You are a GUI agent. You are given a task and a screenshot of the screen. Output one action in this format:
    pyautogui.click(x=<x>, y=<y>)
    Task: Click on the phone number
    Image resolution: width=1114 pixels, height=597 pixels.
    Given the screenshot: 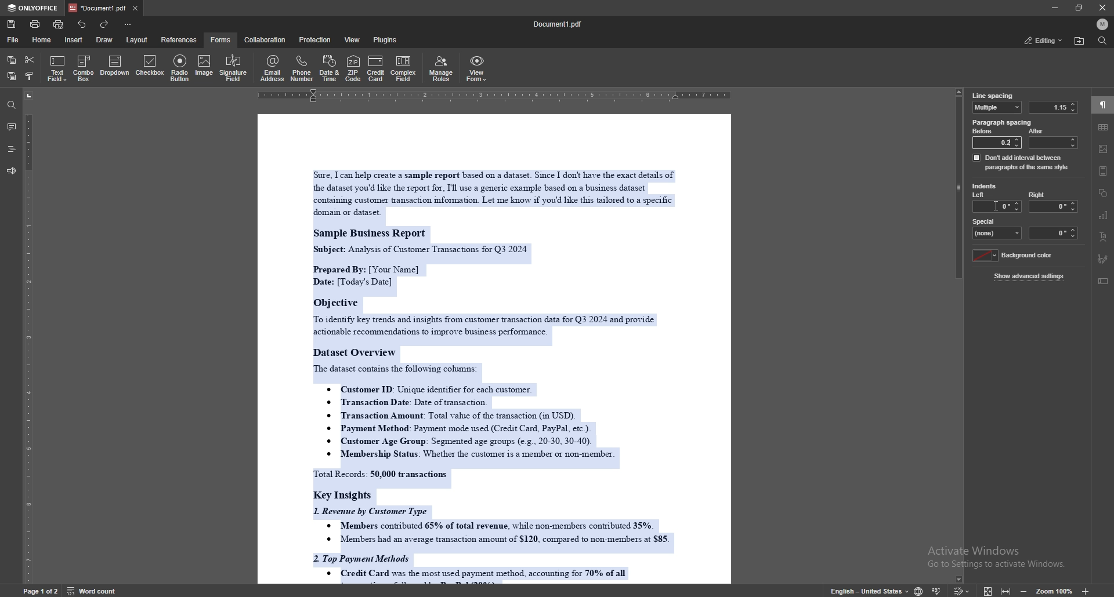 What is the action you would take?
    pyautogui.click(x=303, y=68)
    